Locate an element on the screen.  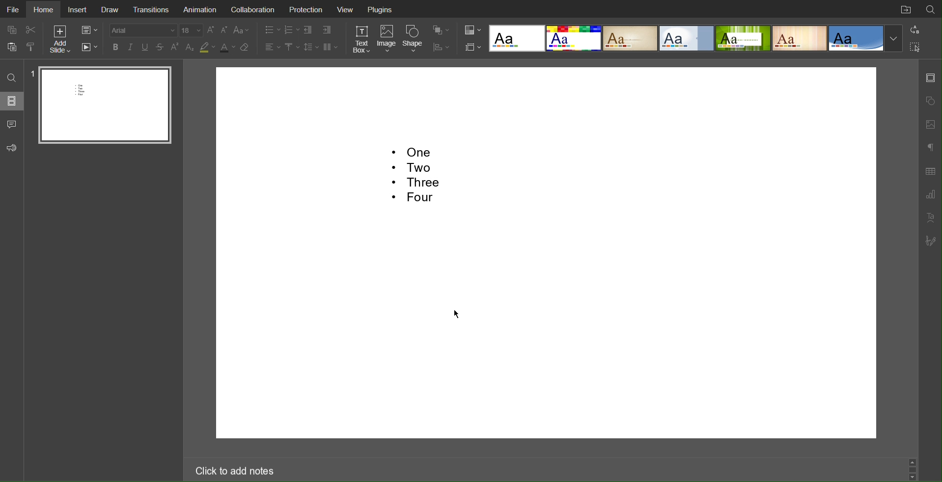
Colors is located at coordinates (472, 30).